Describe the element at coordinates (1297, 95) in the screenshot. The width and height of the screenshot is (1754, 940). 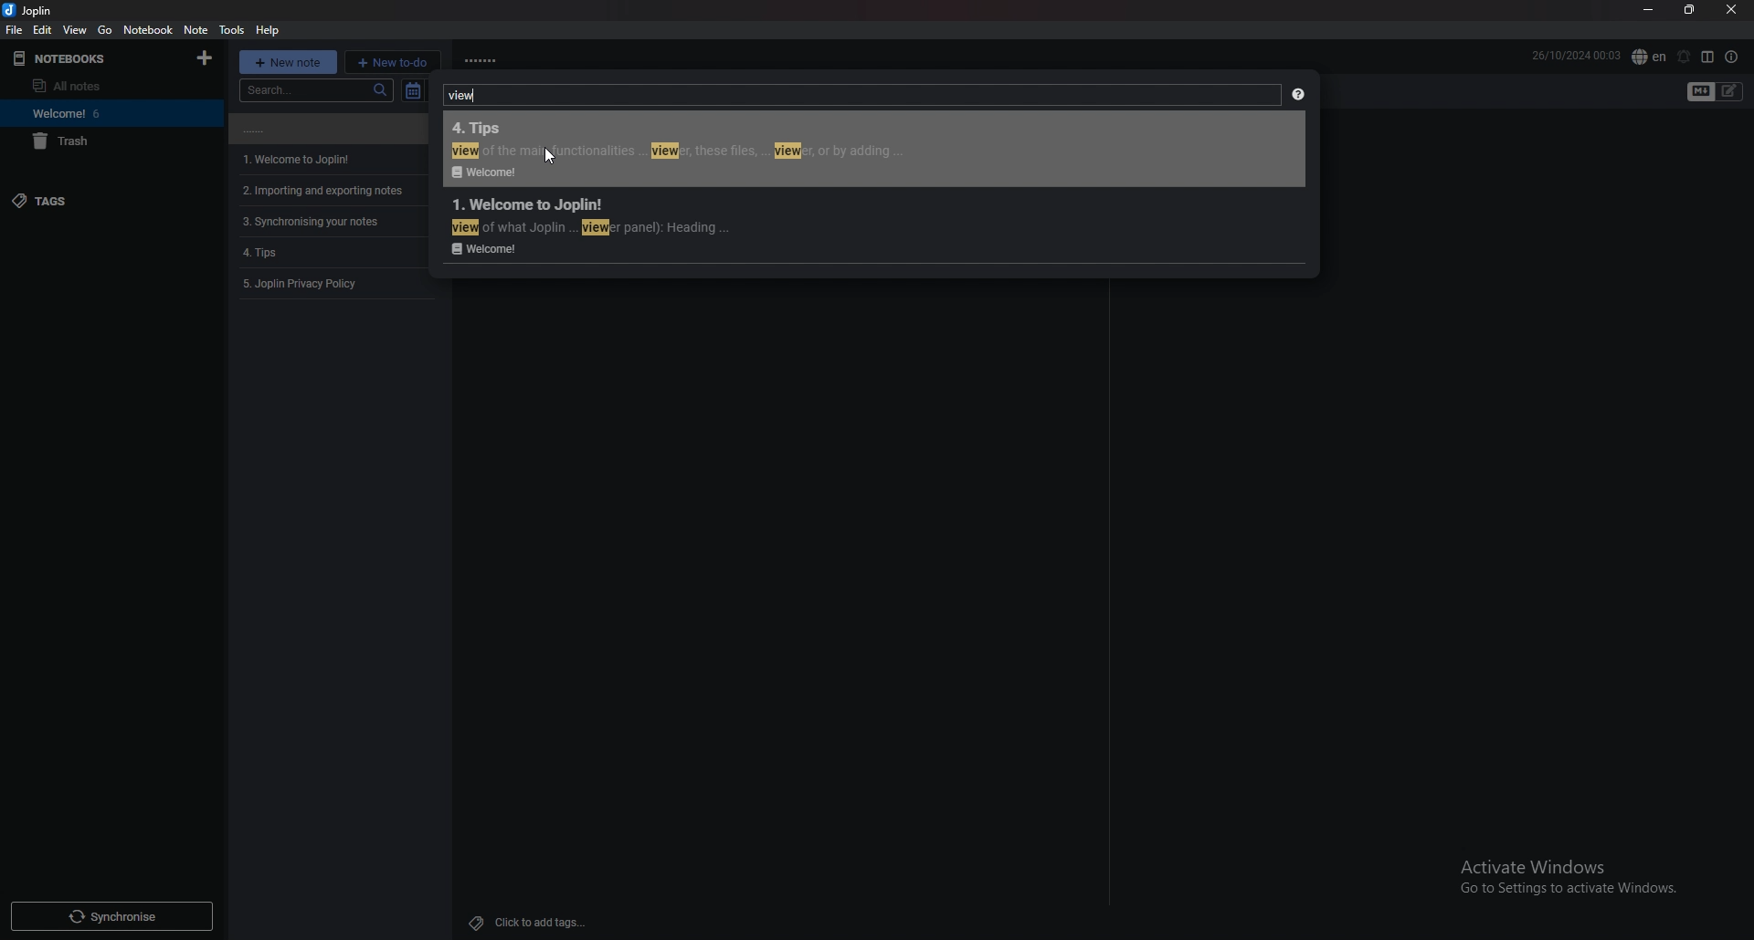
I see `help` at that location.